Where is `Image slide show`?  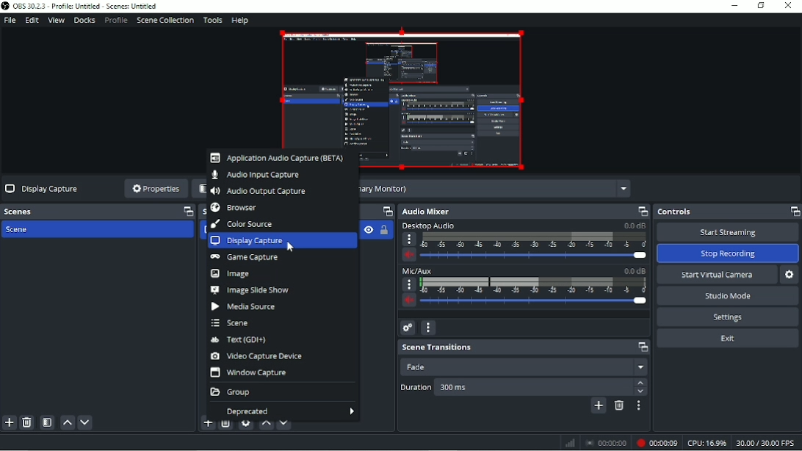
Image slide show is located at coordinates (249, 290).